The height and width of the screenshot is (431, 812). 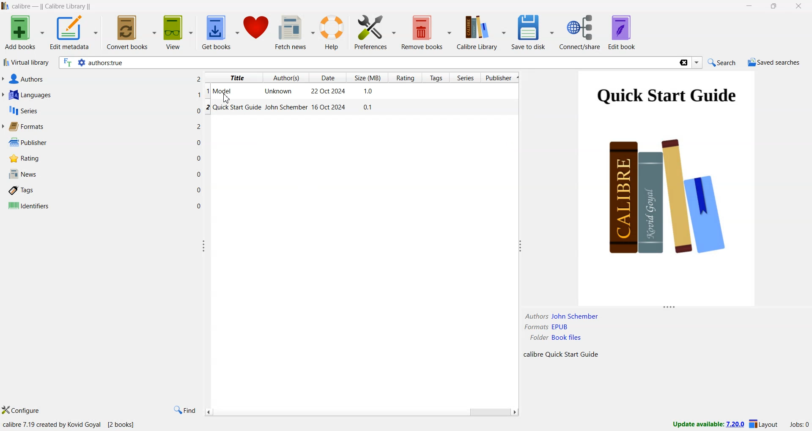 I want to click on saved searches, so click(x=773, y=63).